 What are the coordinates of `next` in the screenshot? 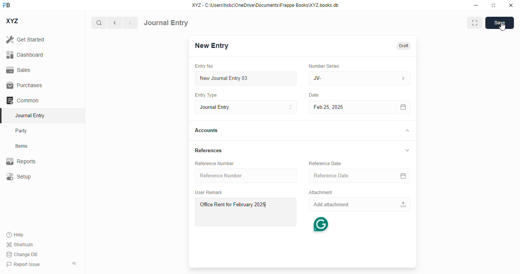 It's located at (131, 23).